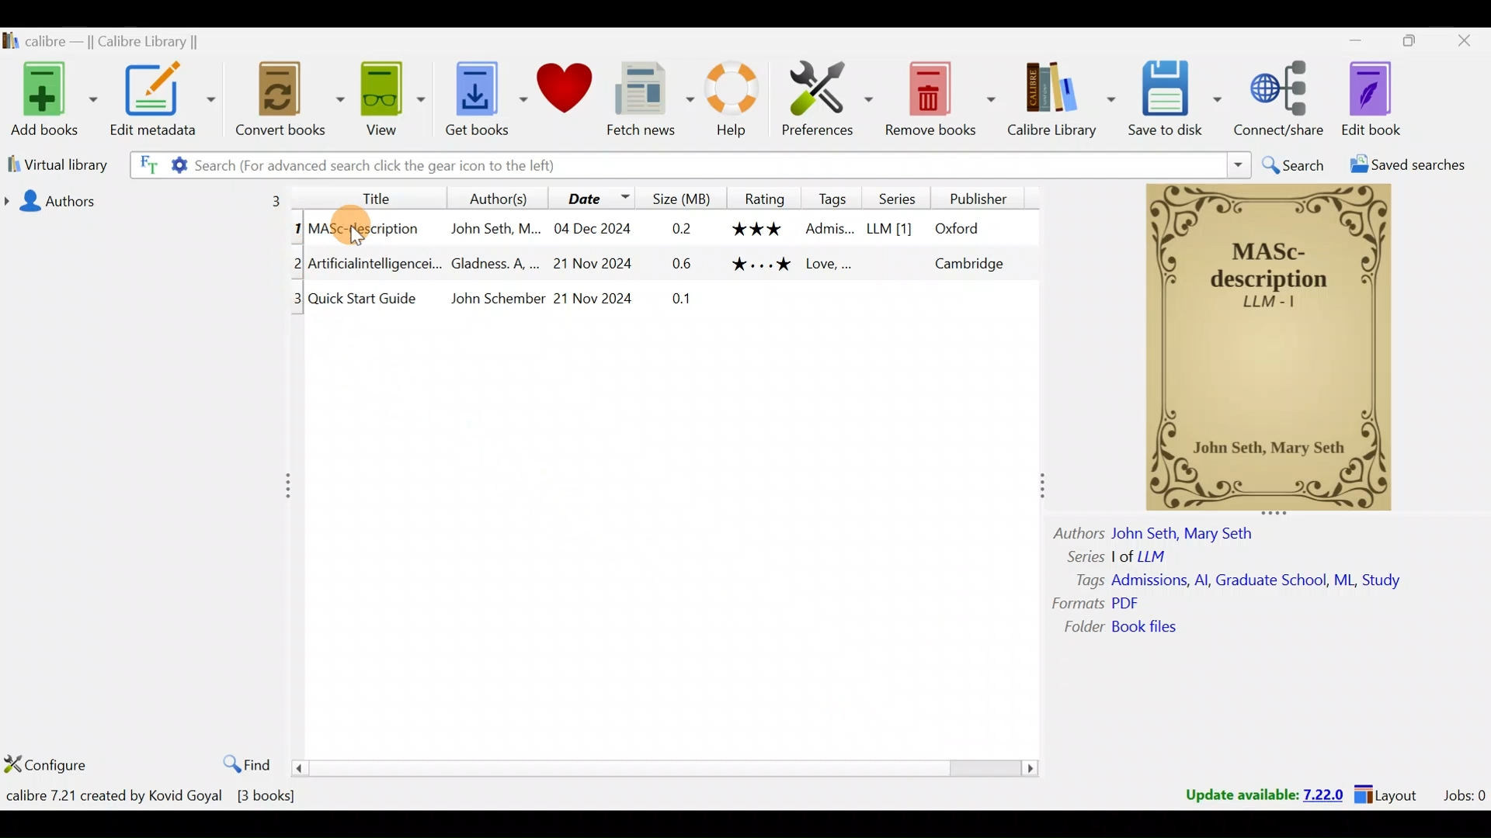 The height and width of the screenshot is (838, 1491). Describe the element at coordinates (902, 197) in the screenshot. I see `Series` at that location.